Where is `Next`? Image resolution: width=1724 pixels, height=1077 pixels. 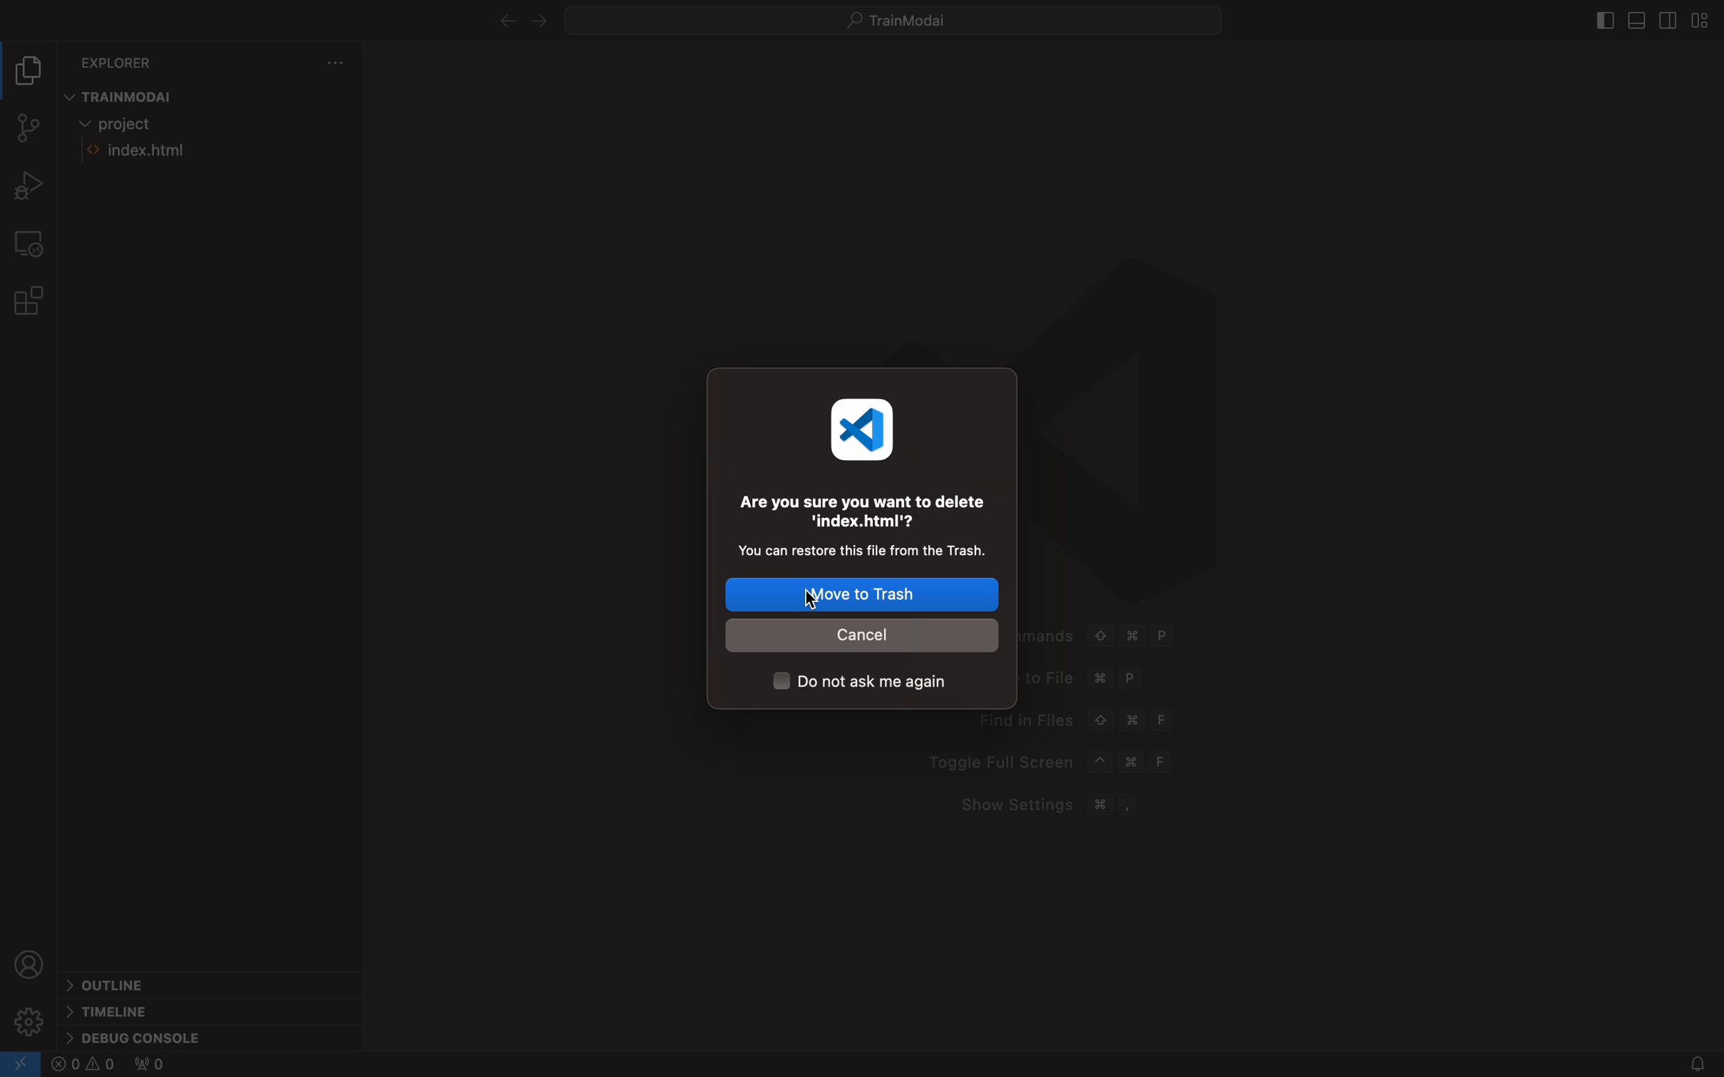
Next is located at coordinates (539, 21).